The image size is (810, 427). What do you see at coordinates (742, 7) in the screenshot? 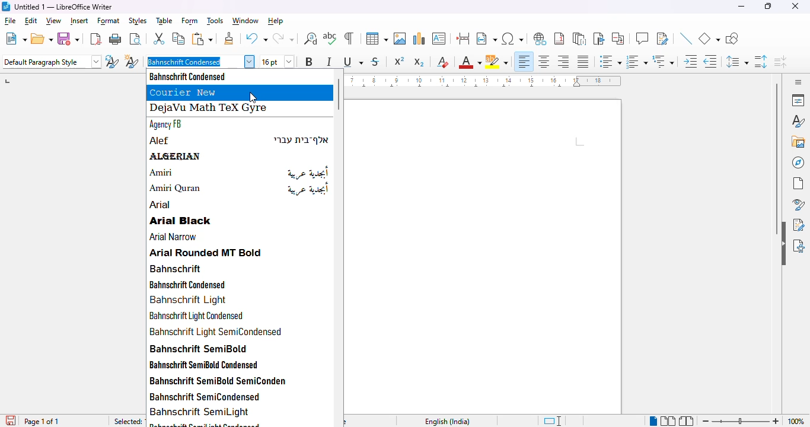
I see `minimize` at bounding box center [742, 7].